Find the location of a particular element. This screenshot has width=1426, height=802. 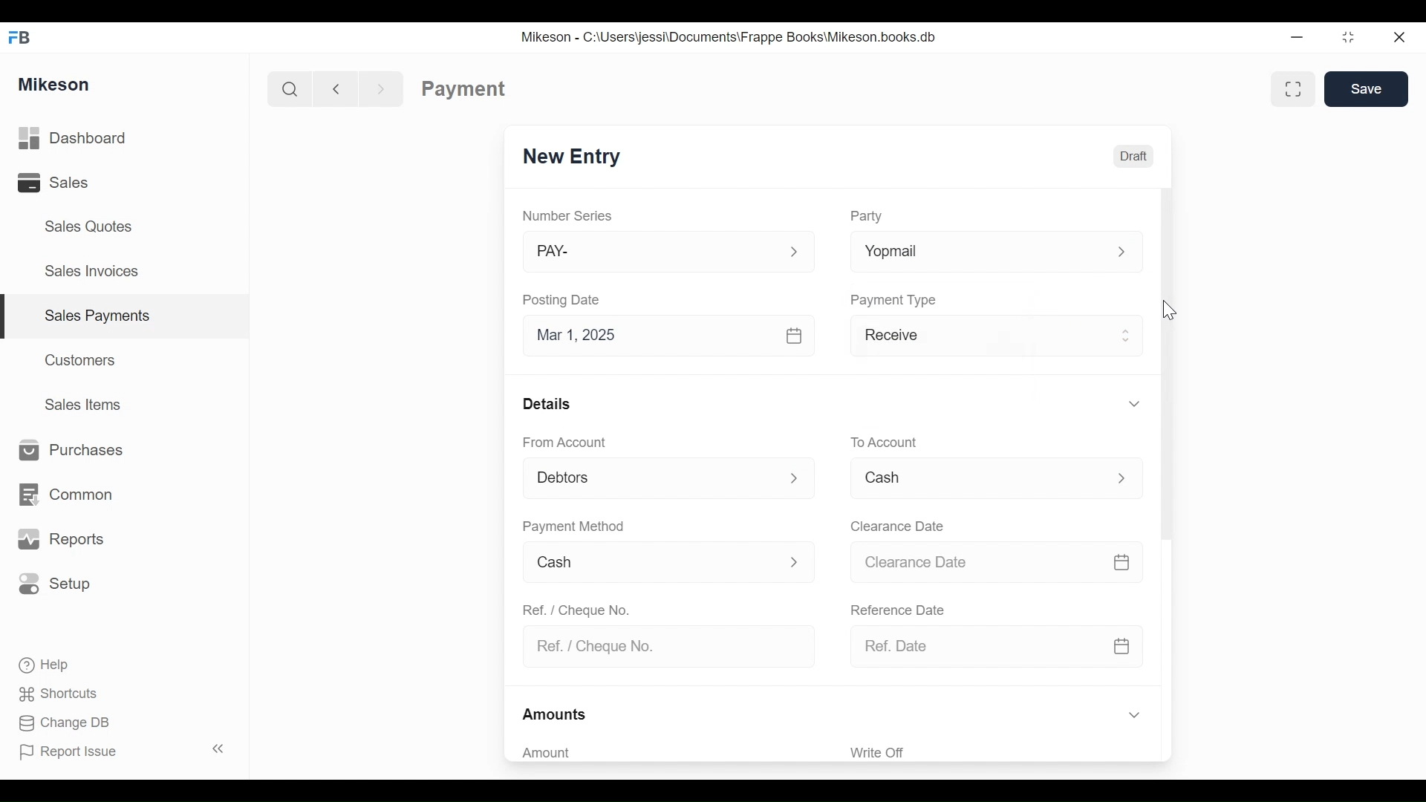

Party is located at coordinates (870, 217).